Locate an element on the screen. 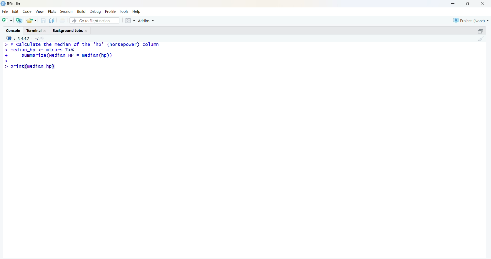 This screenshot has width=491, height=259. print is located at coordinates (62, 20).